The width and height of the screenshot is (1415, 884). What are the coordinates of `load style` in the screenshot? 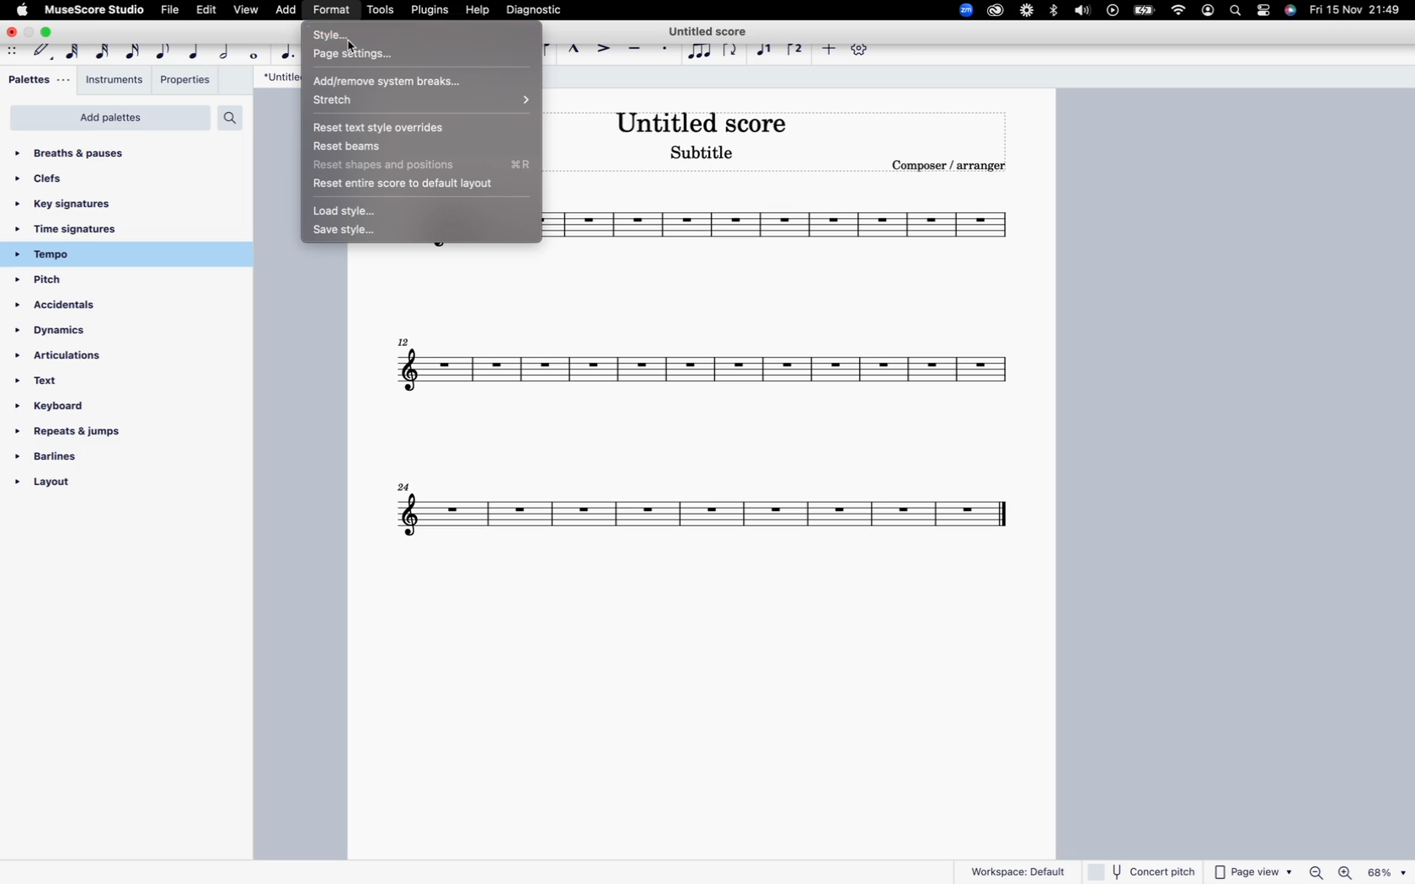 It's located at (352, 211).